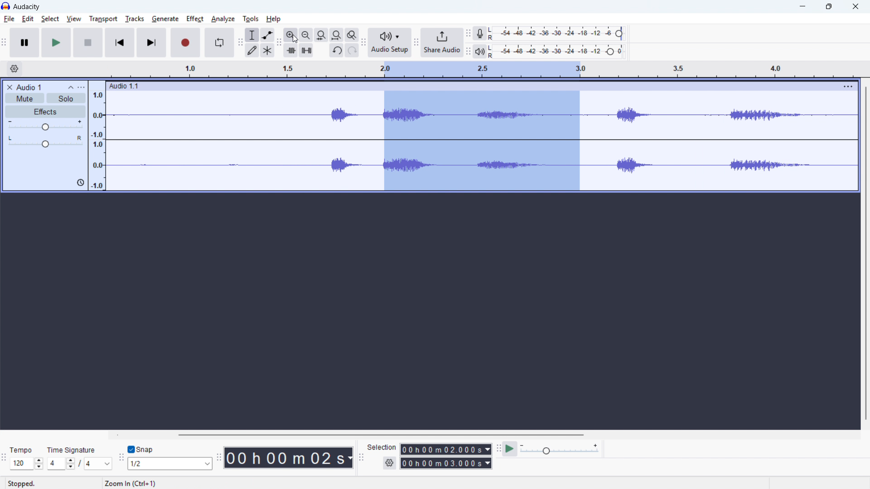 The image size is (870, 489). What do you see at coordinates (363, 459) in the screenshot?
I see `Selection toolbar` at bounding box center [363, 459].